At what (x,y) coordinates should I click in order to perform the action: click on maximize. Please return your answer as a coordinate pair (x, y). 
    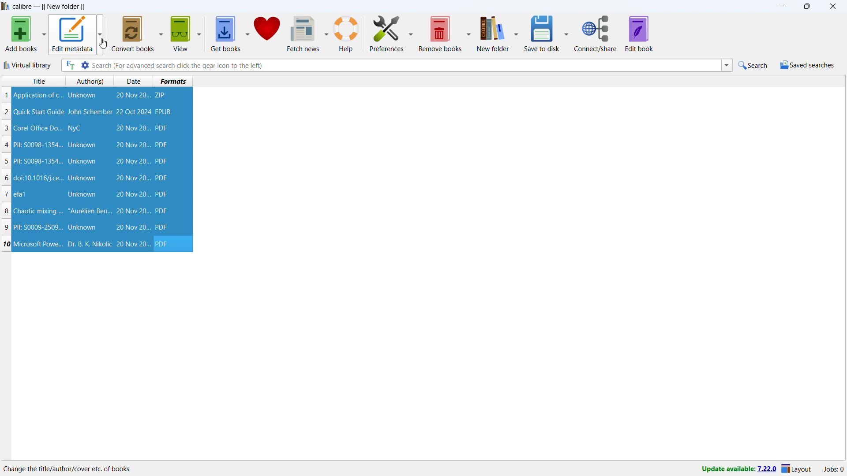
    Looking at the image, I should click on (806, 6).